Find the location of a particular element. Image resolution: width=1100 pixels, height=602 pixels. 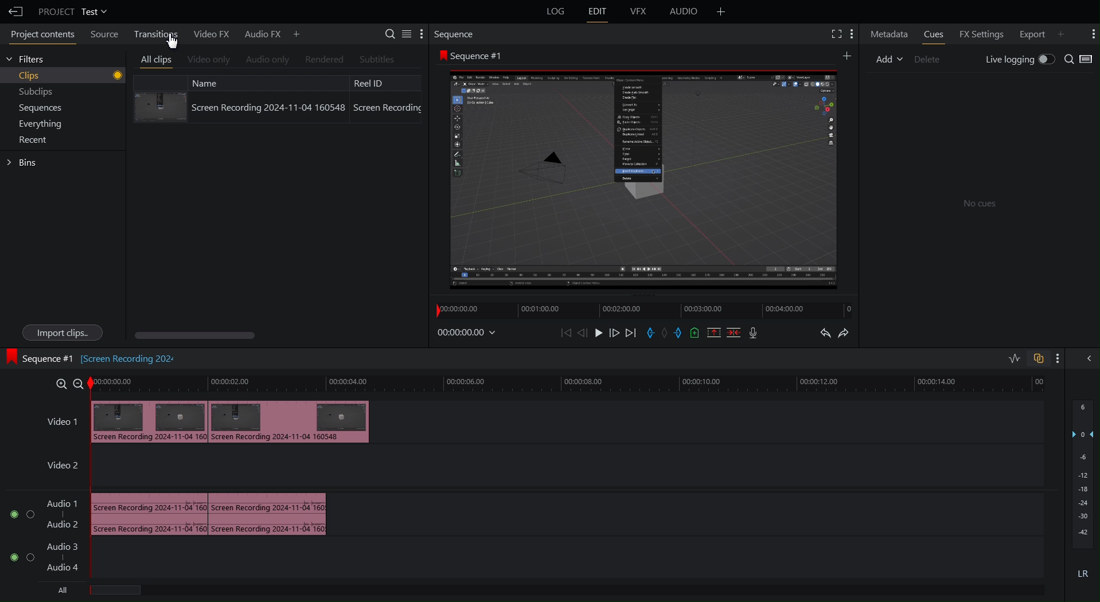

toggle is located at coordinates (10, 556).